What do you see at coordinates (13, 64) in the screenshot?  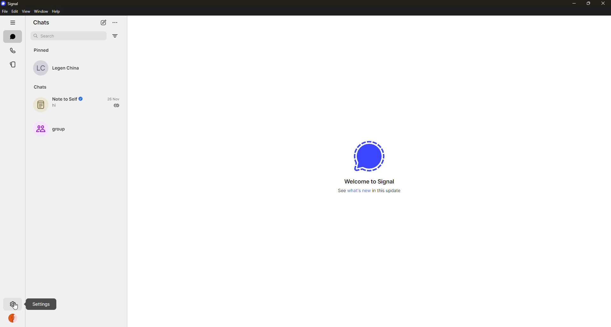 I see `stories` at bounding box center [13, 64].